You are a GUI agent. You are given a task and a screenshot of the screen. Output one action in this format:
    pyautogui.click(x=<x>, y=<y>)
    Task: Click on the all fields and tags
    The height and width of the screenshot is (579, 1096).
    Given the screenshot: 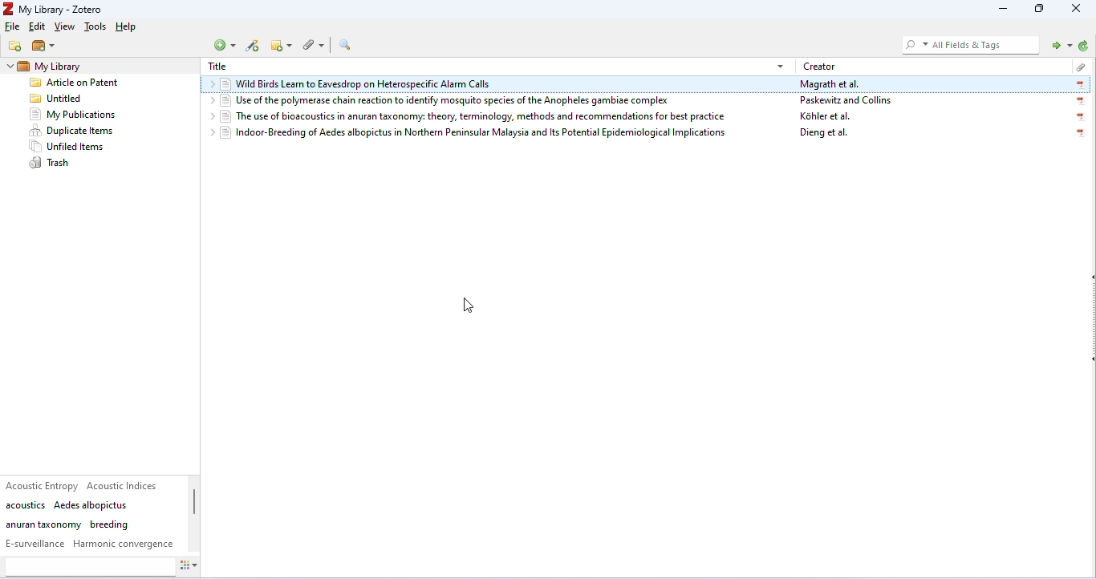 What is the action you would take?
    pyautogui.click(x=968, y=44)
    